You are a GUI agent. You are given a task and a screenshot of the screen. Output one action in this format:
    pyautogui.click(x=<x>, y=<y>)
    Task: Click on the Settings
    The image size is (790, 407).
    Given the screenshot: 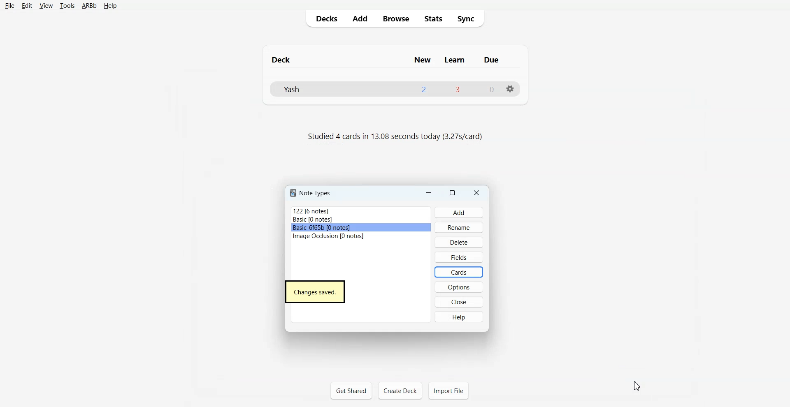 What is the action you would take?
    pyautogui.click(x=511, y=89)
    